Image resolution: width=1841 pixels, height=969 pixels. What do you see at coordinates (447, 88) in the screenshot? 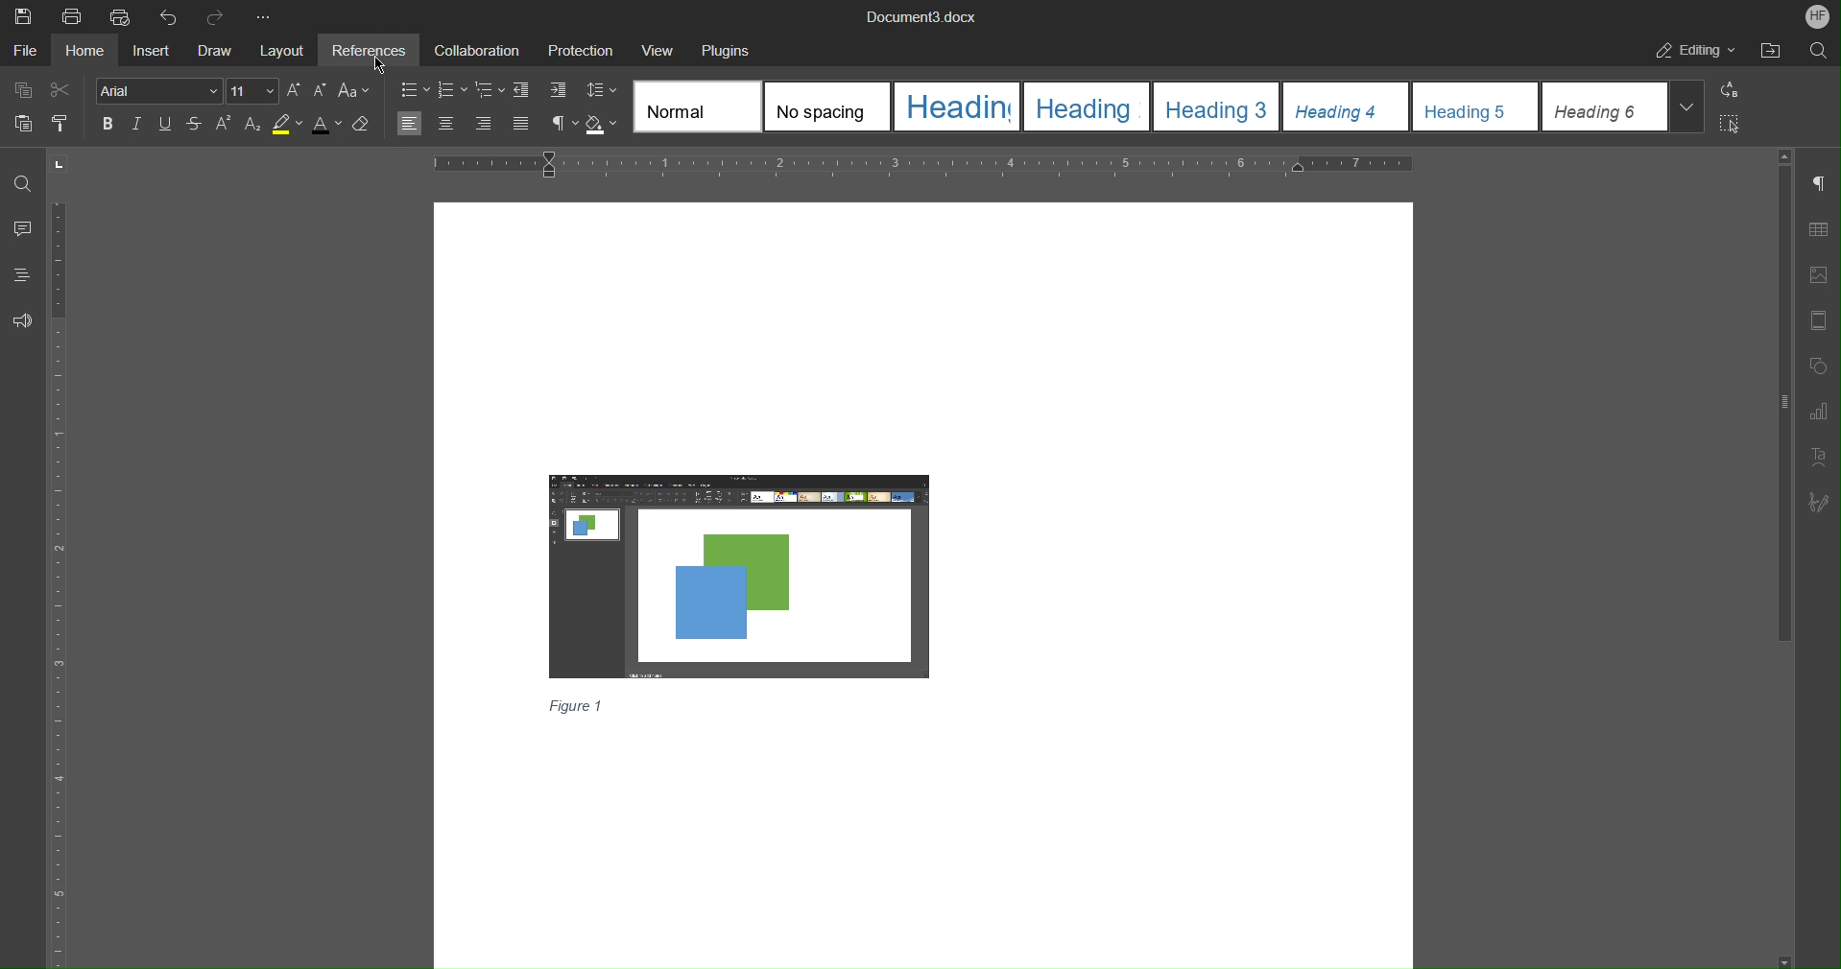
I see `Numbering` at bounding box center [447, 88].